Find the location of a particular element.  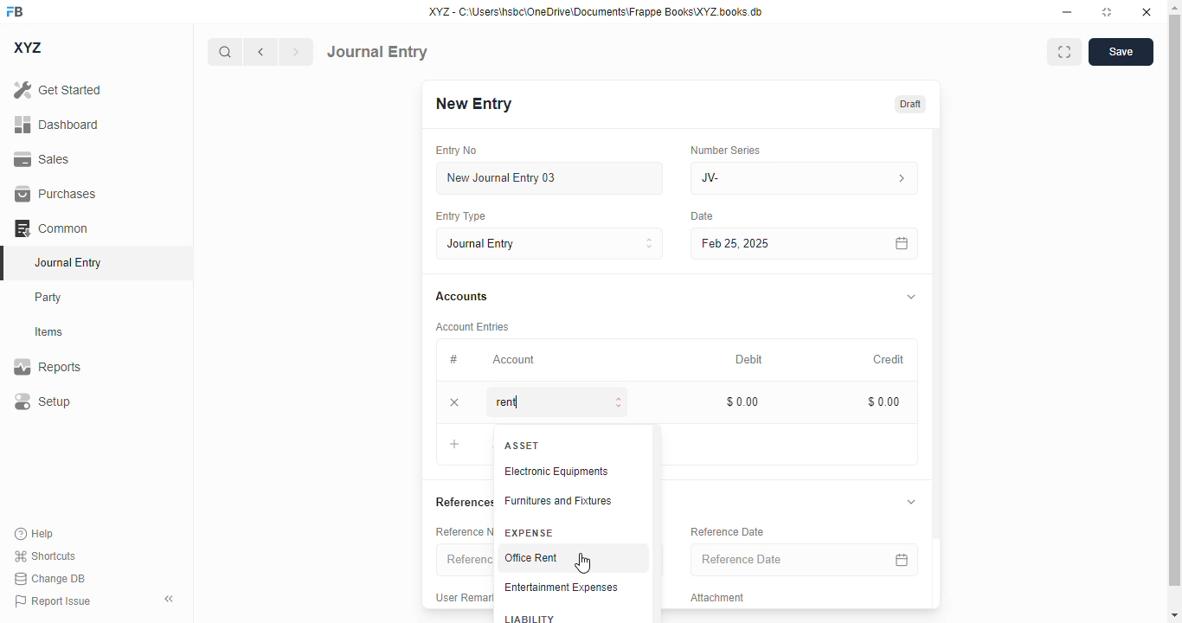

scroll bar is located at coordinates (938, 367).